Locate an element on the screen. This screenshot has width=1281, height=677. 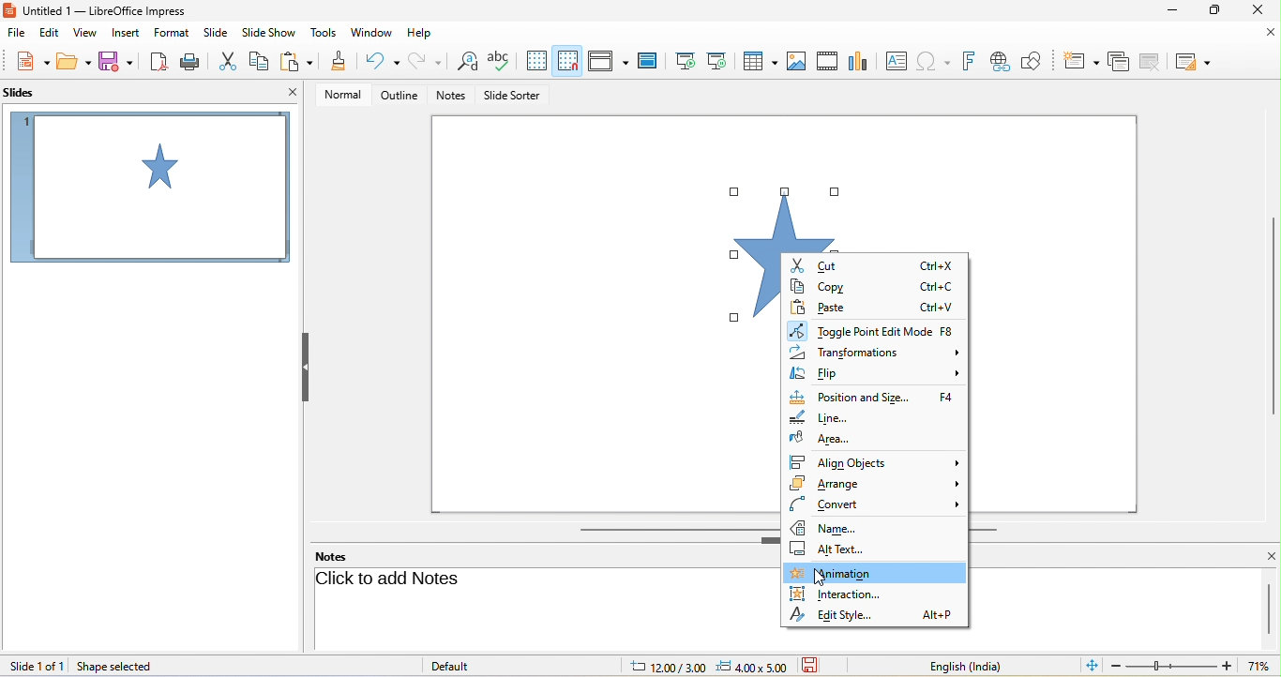
current zoom is located at coordinates (1258, 666).